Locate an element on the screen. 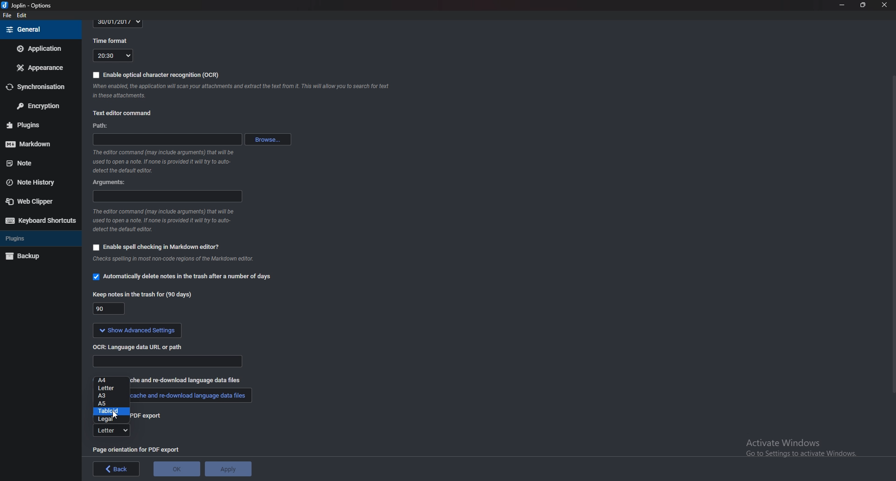  90 days is located at coordinates (110, 309).